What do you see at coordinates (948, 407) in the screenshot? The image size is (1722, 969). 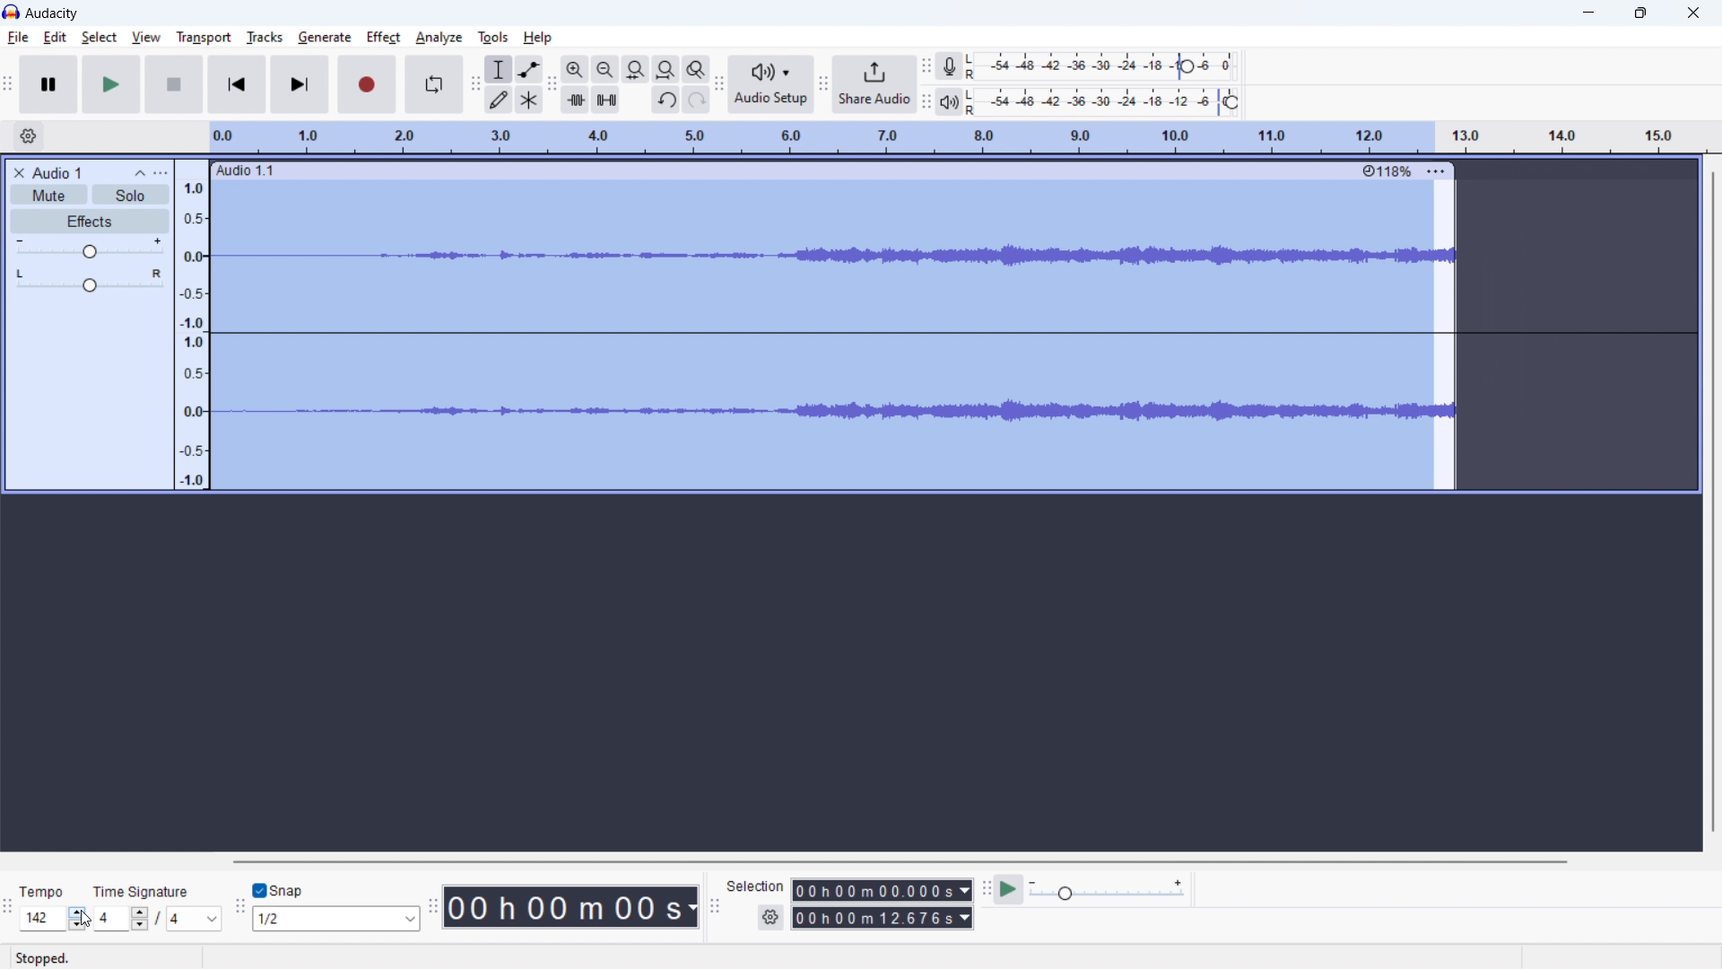 I see `Waveform` at bounding box center [948, 407].